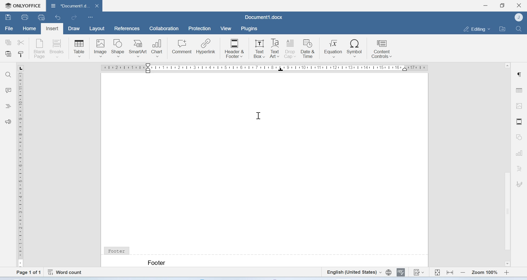 The width and height of the screenshot is (527, 280). I want to click on Table, so click(520, 89).